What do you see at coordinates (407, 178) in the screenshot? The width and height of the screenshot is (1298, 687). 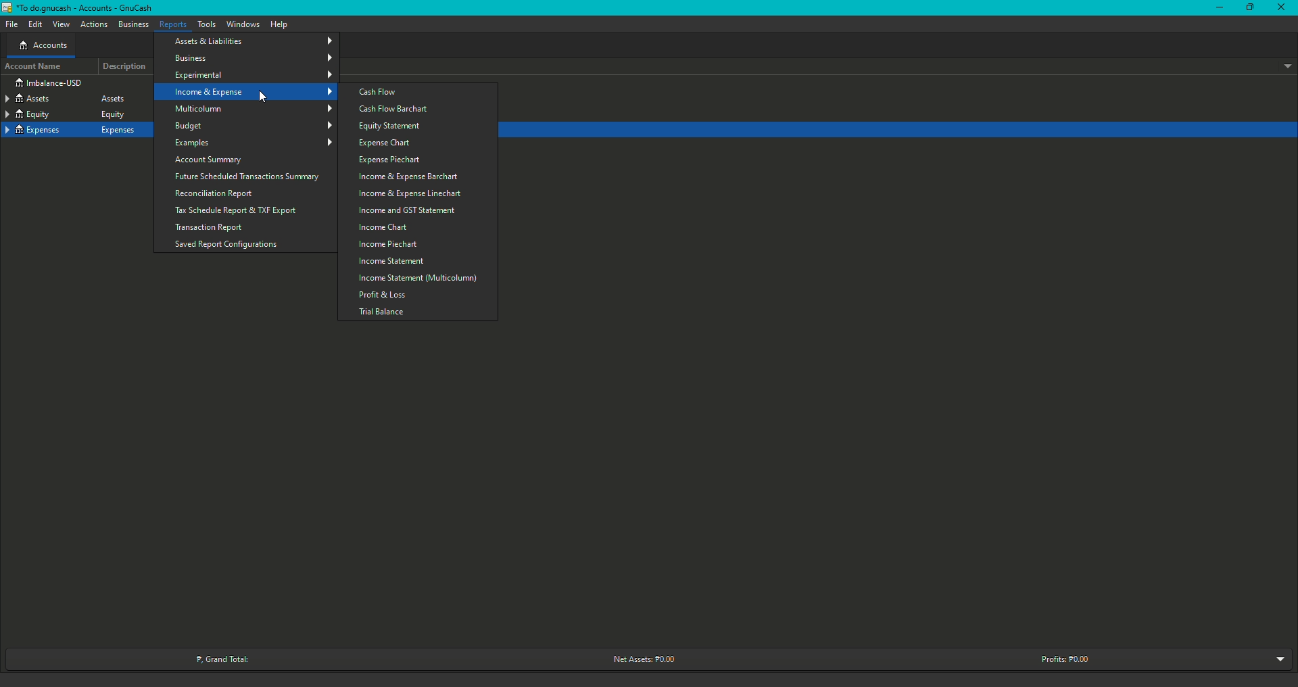 I see `Income and Expense barchart` at bounding box center [407, 178].